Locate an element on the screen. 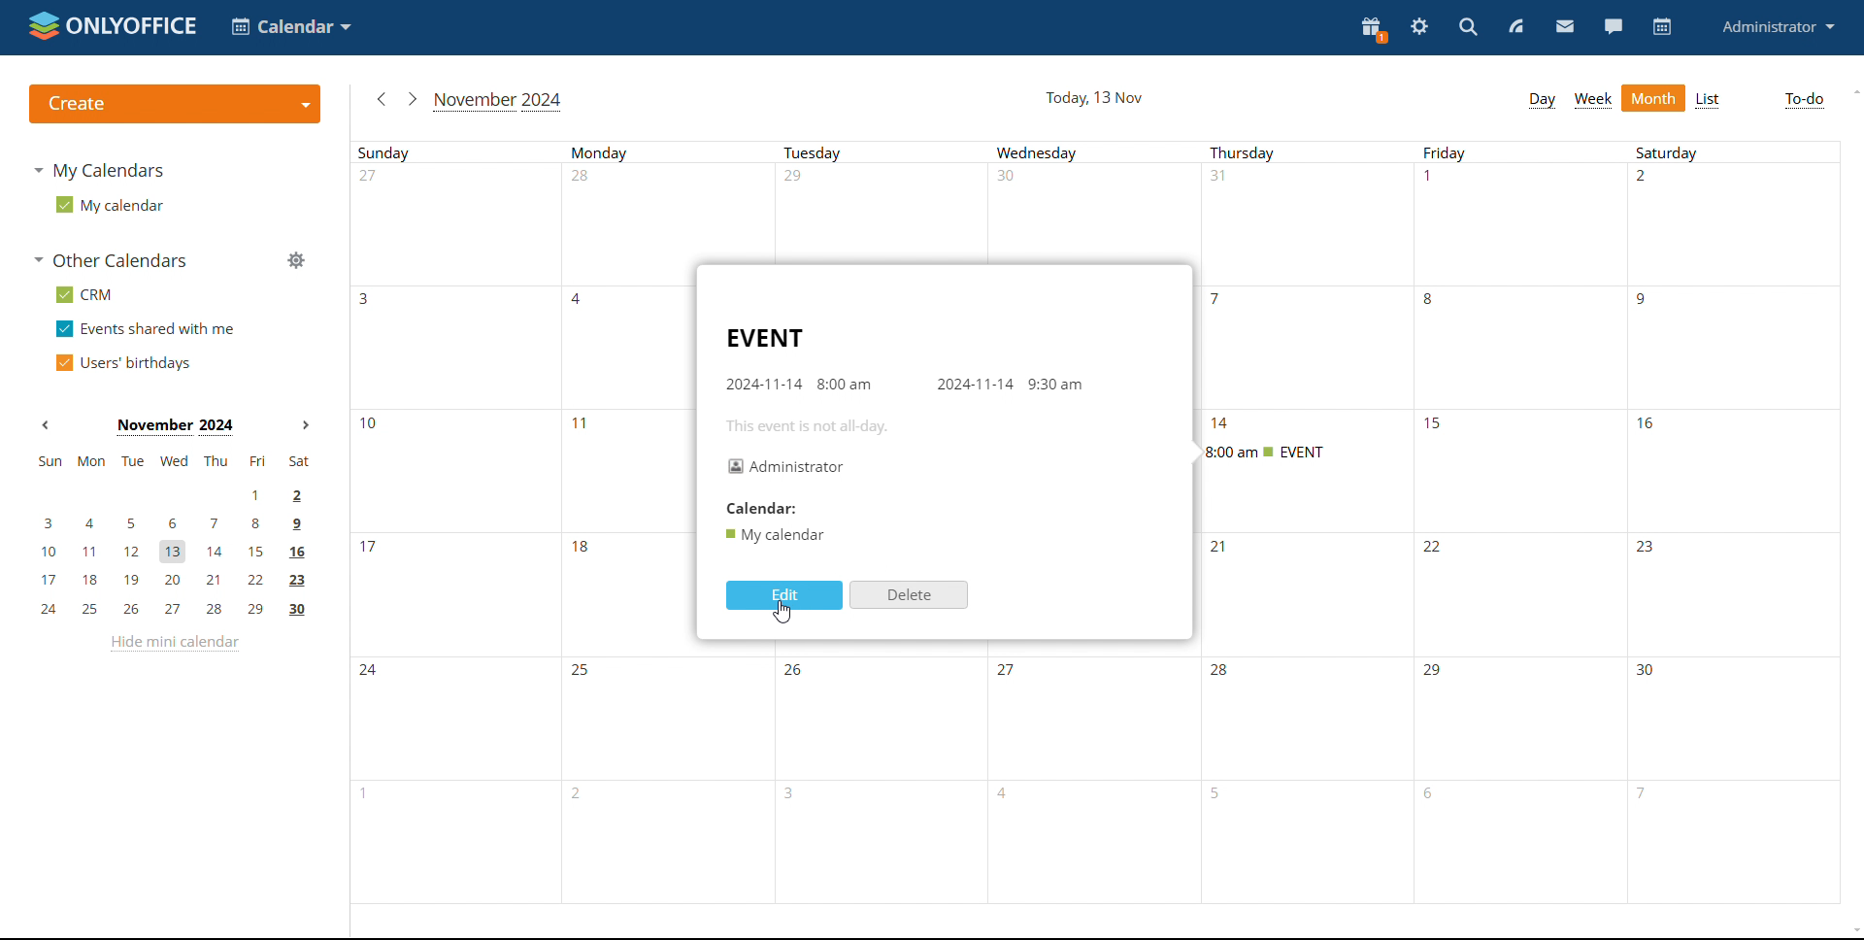  feed is located at coordinates (1516, 27).